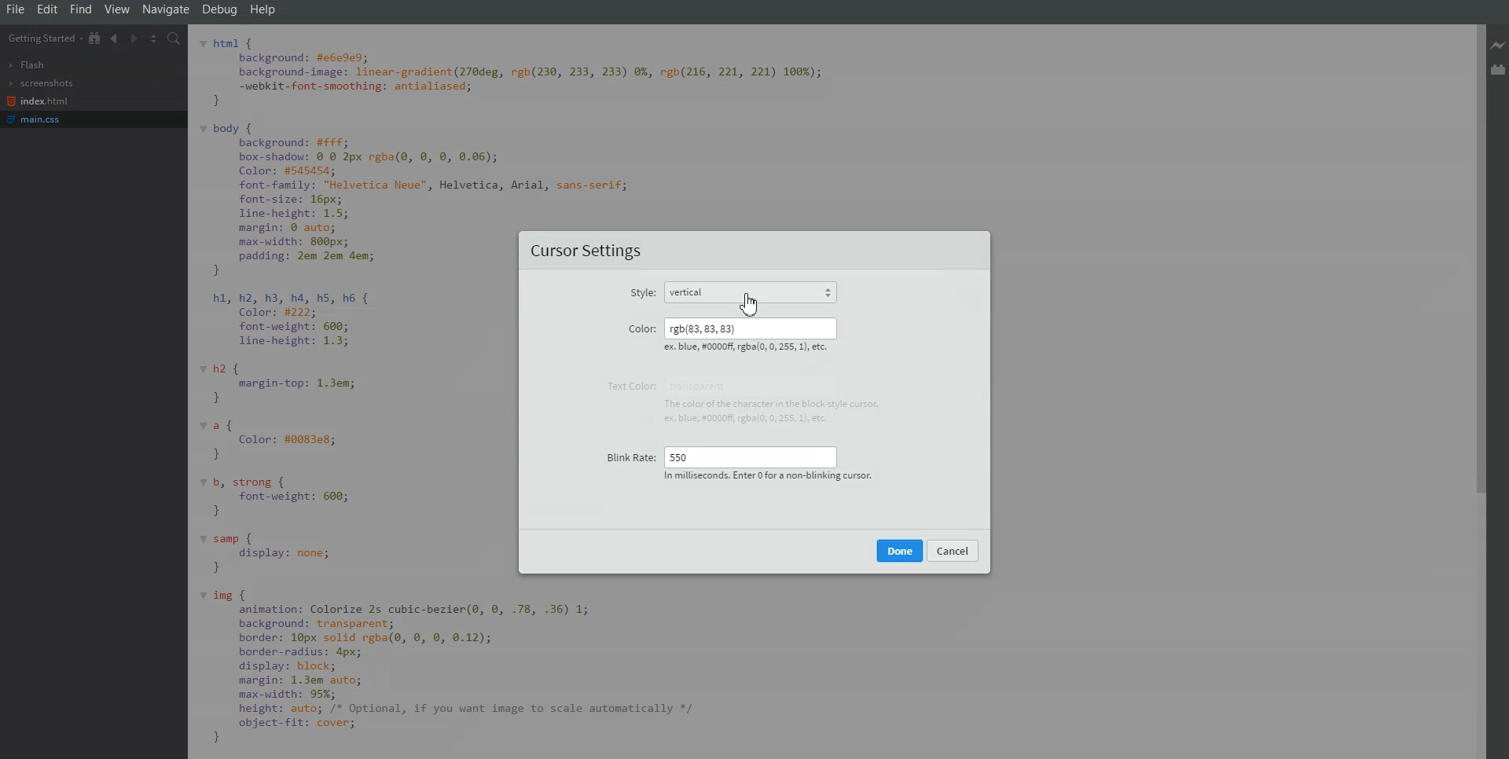 This screenshot has height=759, width=1509. Describe the element at coordinates (747, 350) in the screenshot. I see `ex. blue, #0000ff, rgba(0,0,255,1), etx.` at that location.